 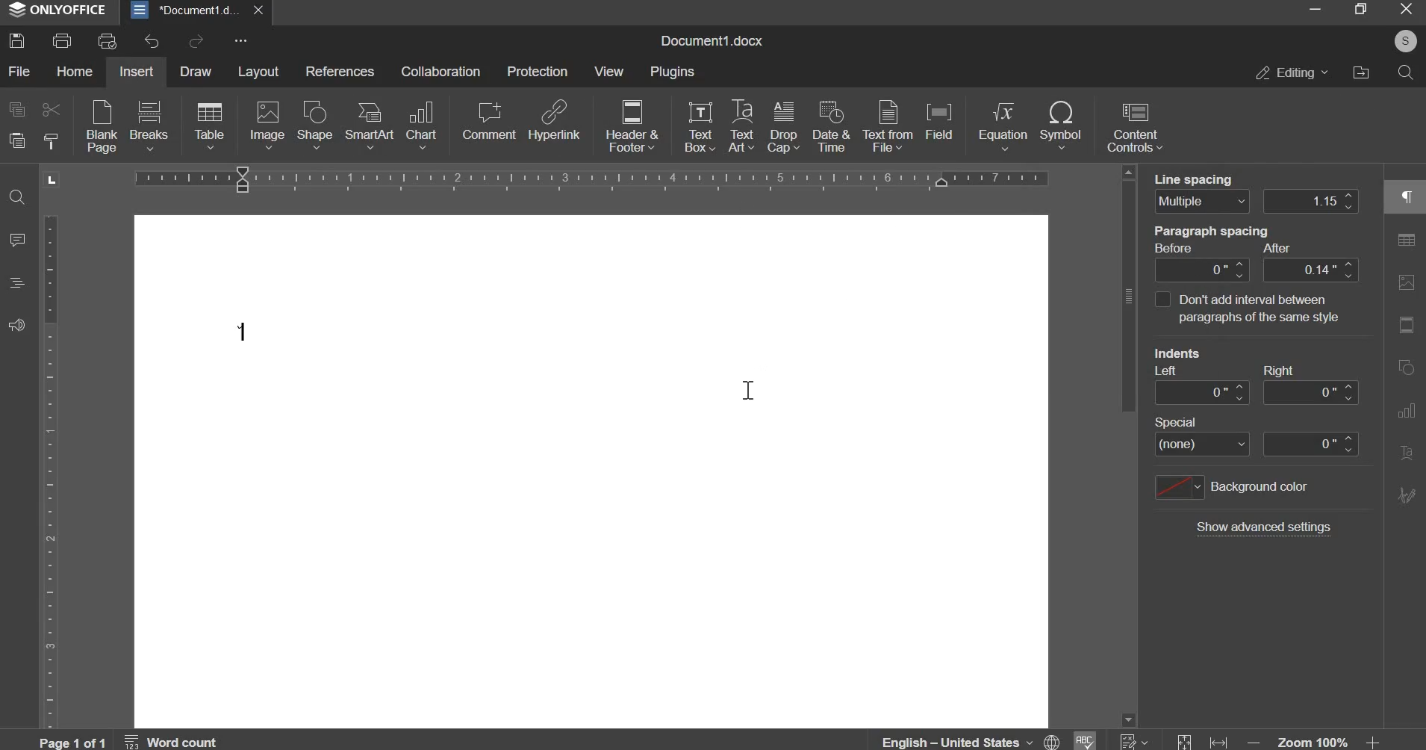 What do you see at coordinates (18, 239) in the screenshot?
I see `comment` at bounding box center [18, 239].